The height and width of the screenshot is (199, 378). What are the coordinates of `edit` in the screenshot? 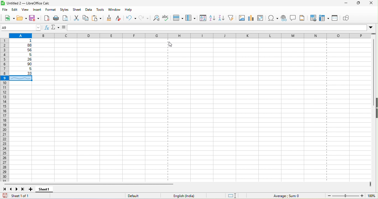 It's located at (15, 9).